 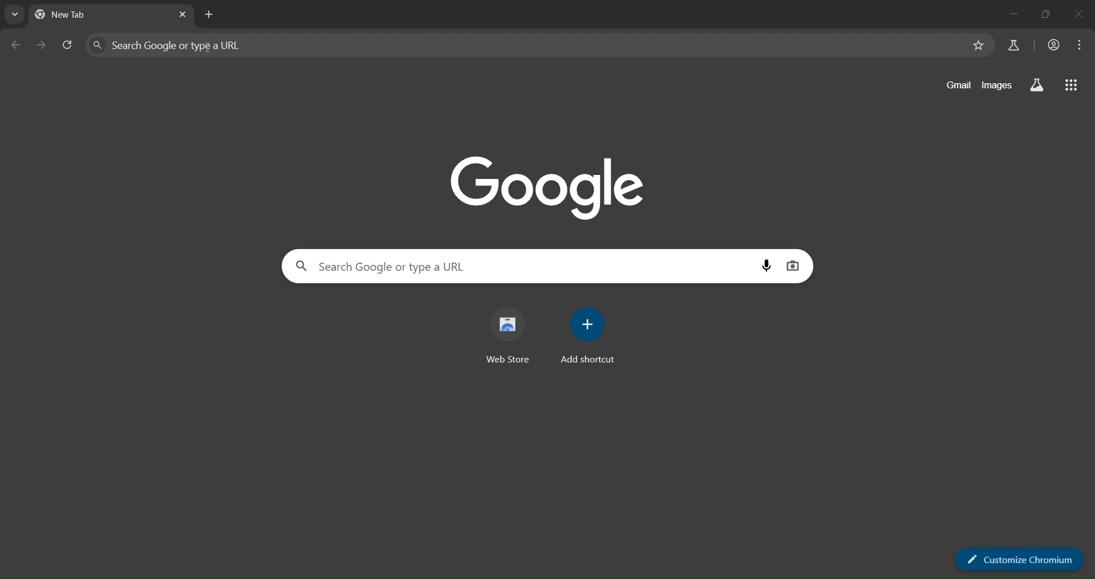 What do you see at coordinates (1017, 556) in the screenshot?
I see `customize chrome` at bounding box center [1017, 556].